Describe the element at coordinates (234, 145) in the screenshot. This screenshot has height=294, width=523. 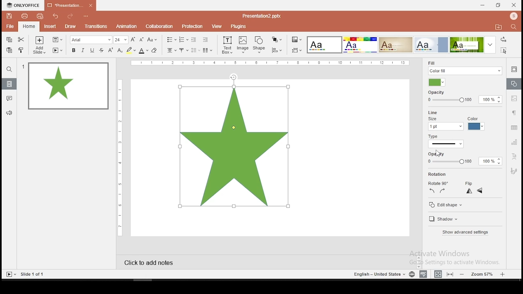
I see `shape` at that location.